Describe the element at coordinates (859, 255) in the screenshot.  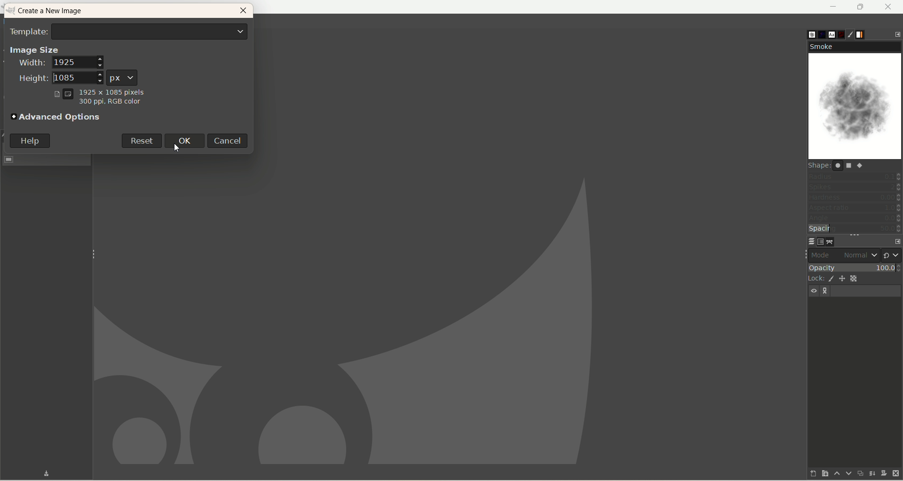
I see `normal` at that location.